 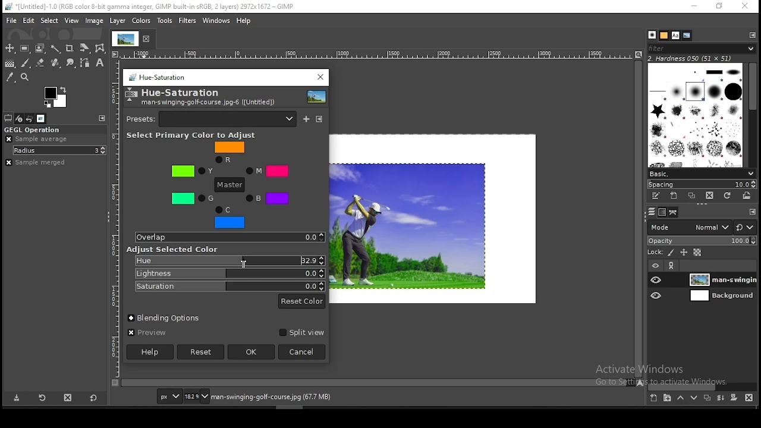 I want to click on delete brush, so click(x=709, y=196).